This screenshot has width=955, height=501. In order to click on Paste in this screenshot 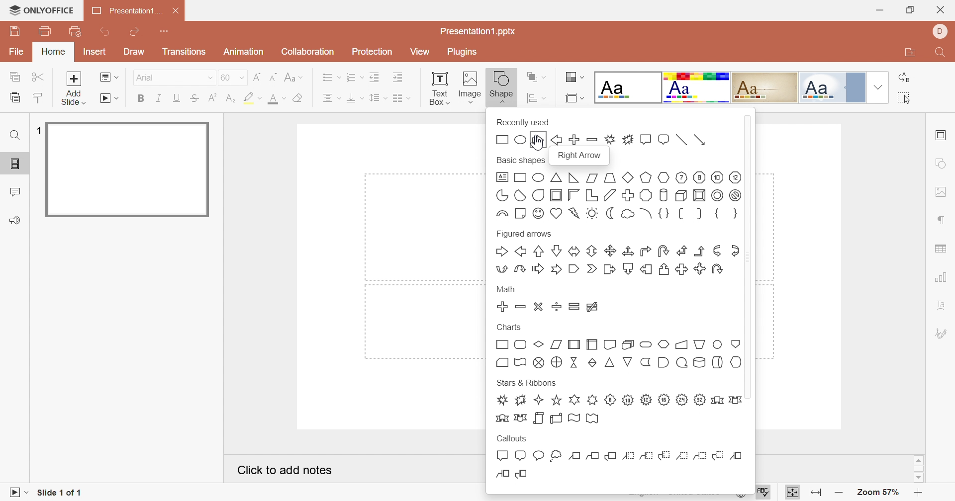, I will do `click(14, 97)`.